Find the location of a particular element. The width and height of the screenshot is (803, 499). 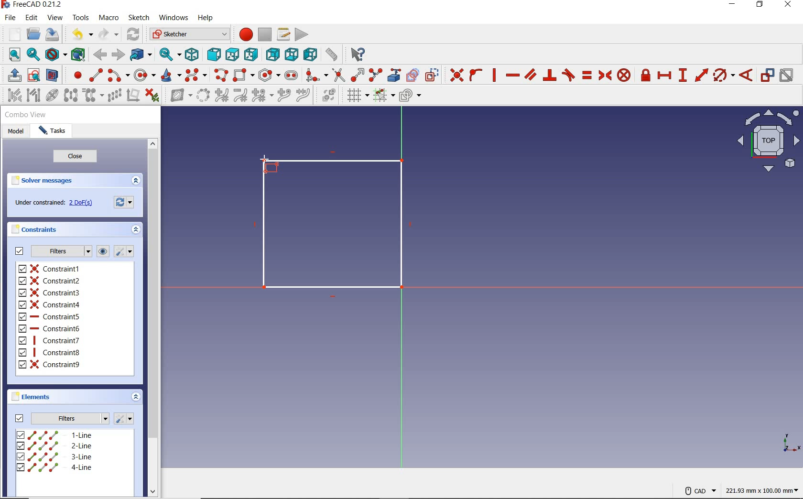

forces recomputation of active document is located at coordinates (124, 205).